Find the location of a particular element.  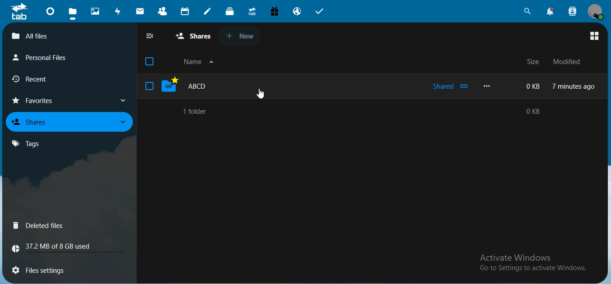

dashboard is located at coordinates (50, 13).